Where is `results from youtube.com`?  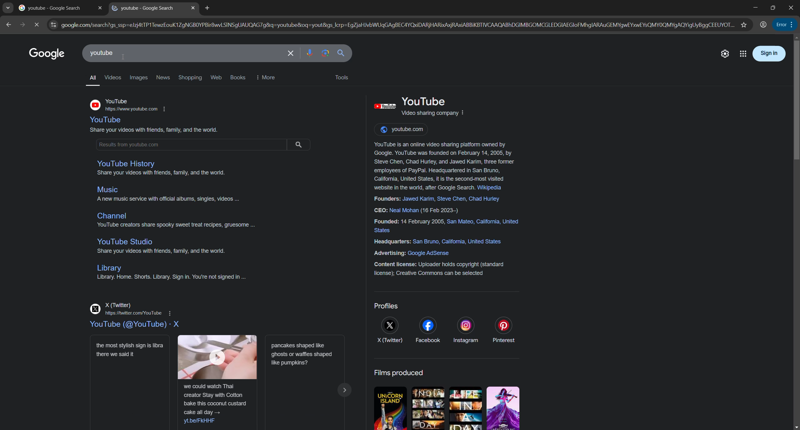 results from youtube.com is located at coordinates (205, 143).